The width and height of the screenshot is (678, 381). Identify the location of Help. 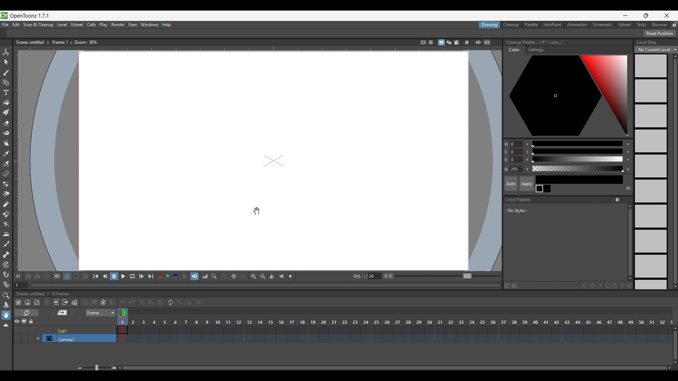
(167, 25).